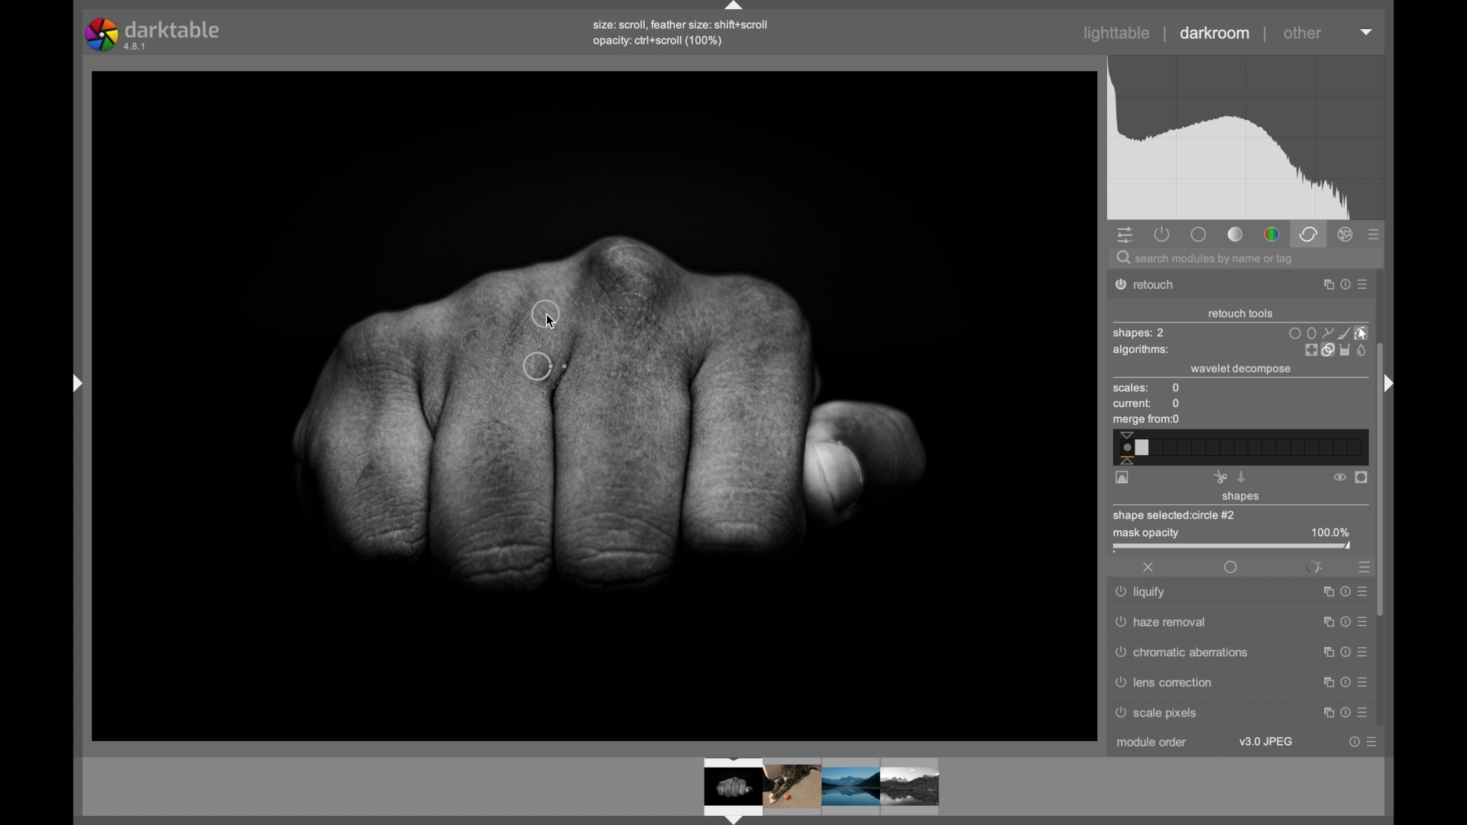 This screenshot has width=1467, height=825. What do you see at coordinates (1354, 742) in the screenshot?
I see `help` at bounding box center [1354, 742].